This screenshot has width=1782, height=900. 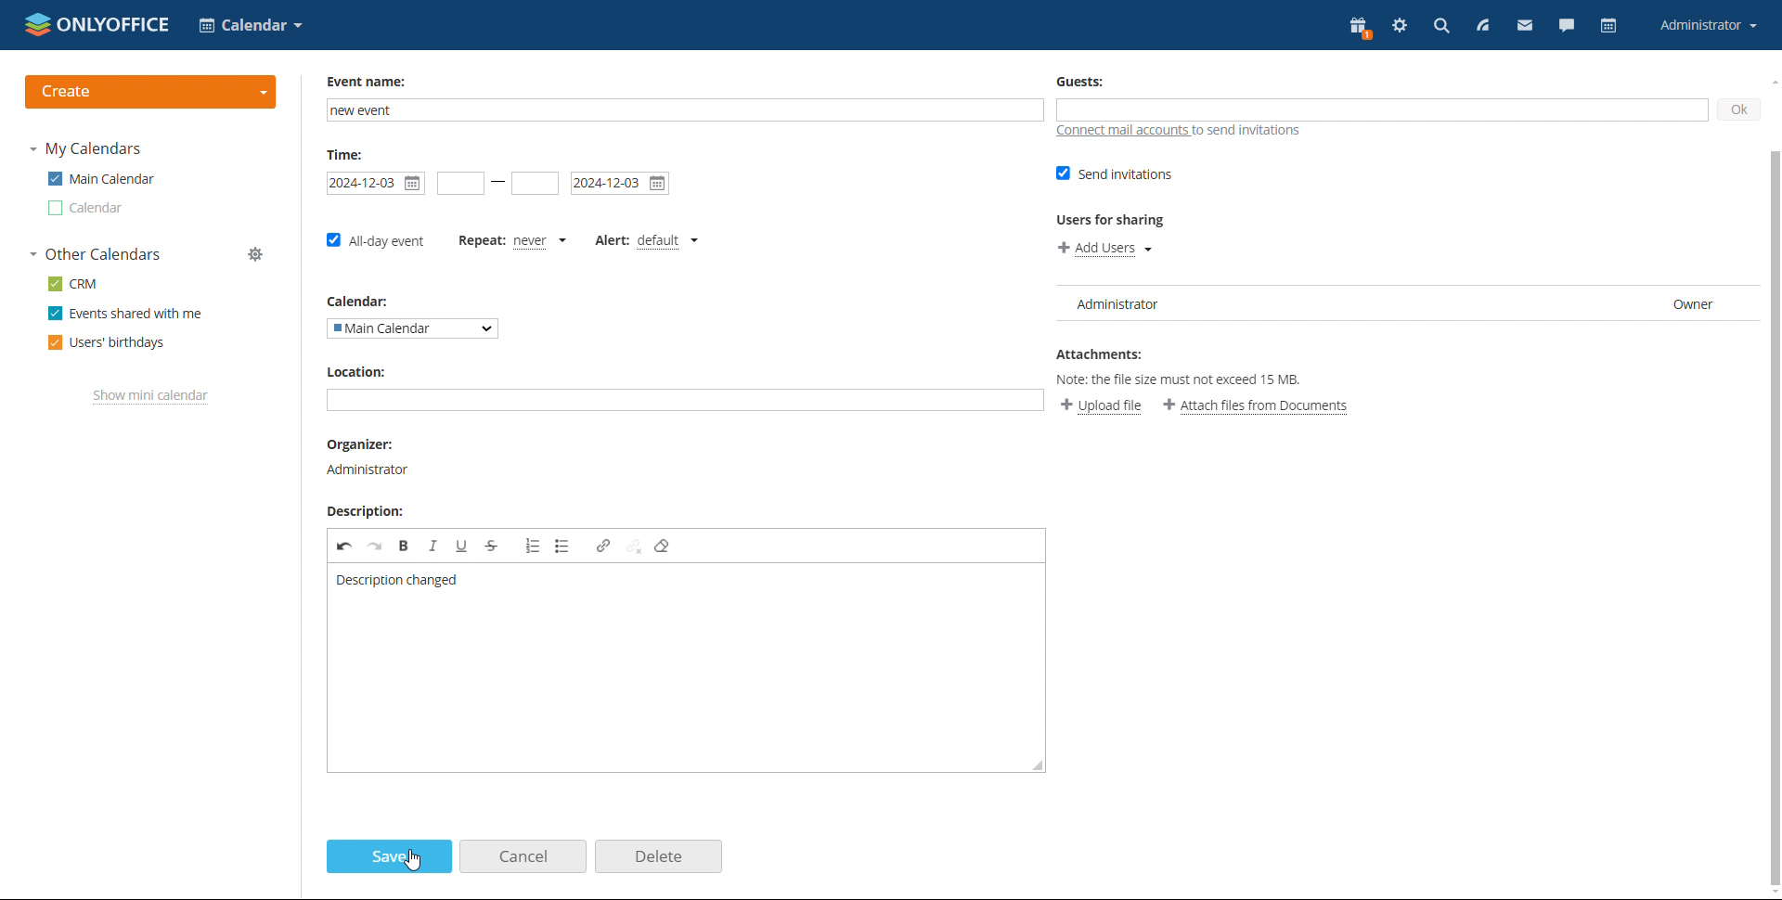 What do you see at coordinates (523, 855) in the screenshot?
I see `cancel` at bounding box center [523, 855].